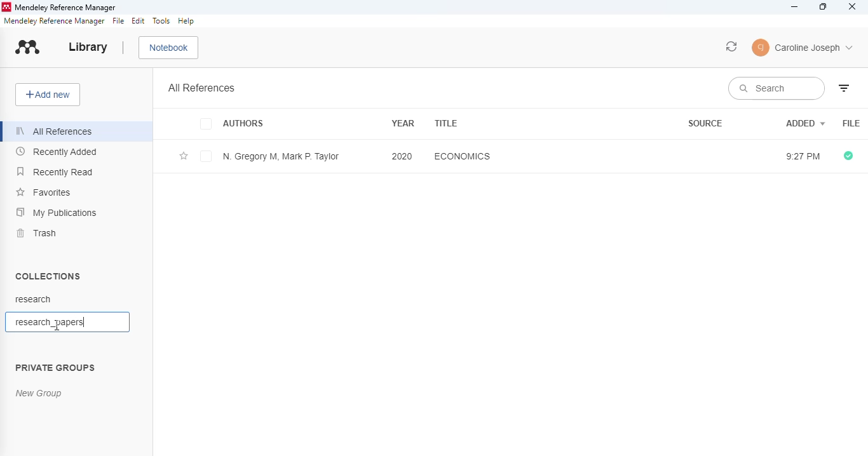 This screenshot has height=456, width=868. What do you see at coordinates (169, 48) in the screenshot?
I see `notebook` at bounding box center [169, 48].